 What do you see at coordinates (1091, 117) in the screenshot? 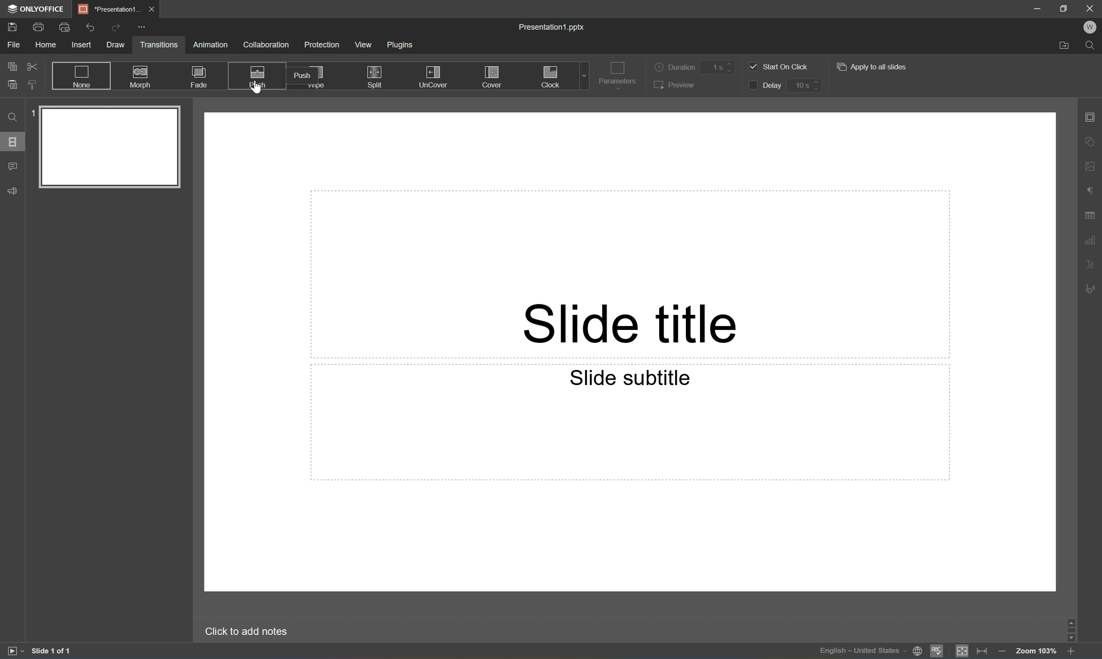
I see `Slide settings` at bounding box center [1091, 117].